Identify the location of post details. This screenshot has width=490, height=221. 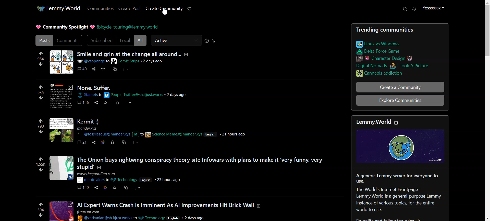
(166, 132).